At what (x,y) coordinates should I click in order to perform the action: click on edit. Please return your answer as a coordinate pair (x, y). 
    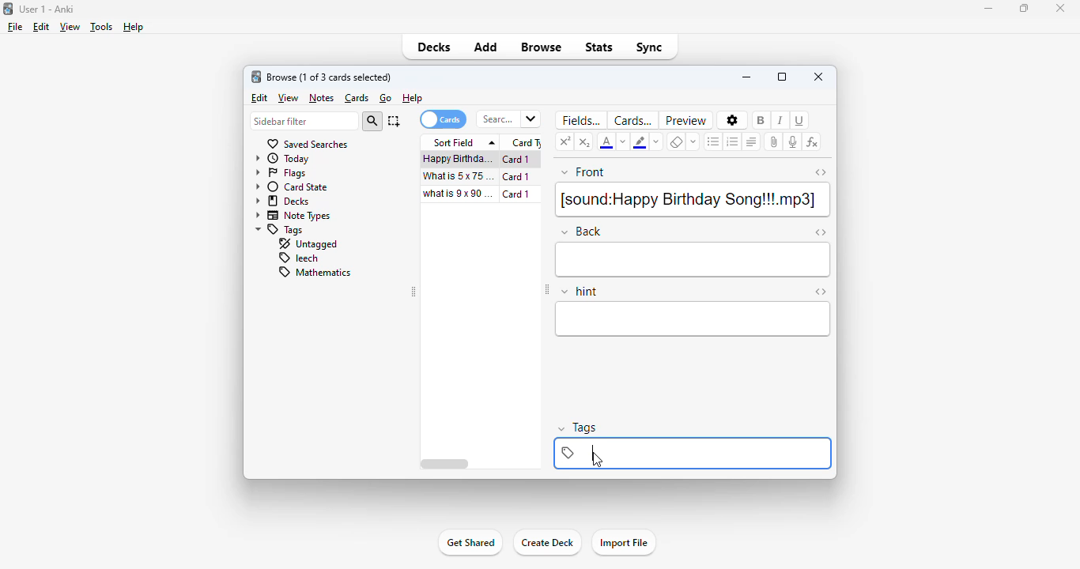
    Looking at the image, I should click on (41, 27).